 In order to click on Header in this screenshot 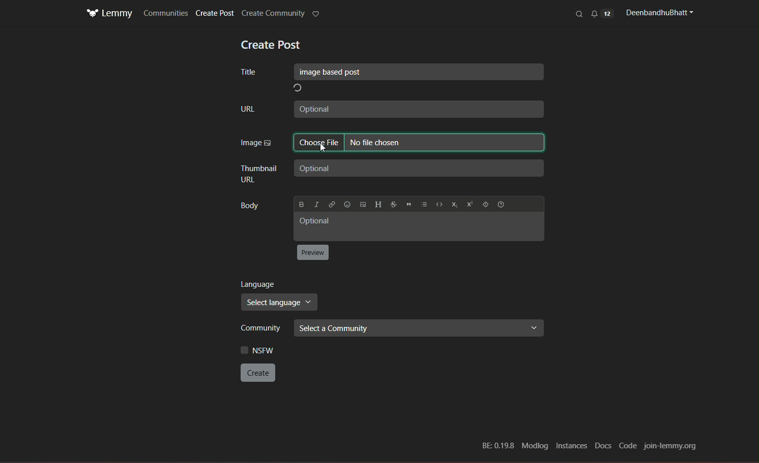, I will do `click(376, 202)`.